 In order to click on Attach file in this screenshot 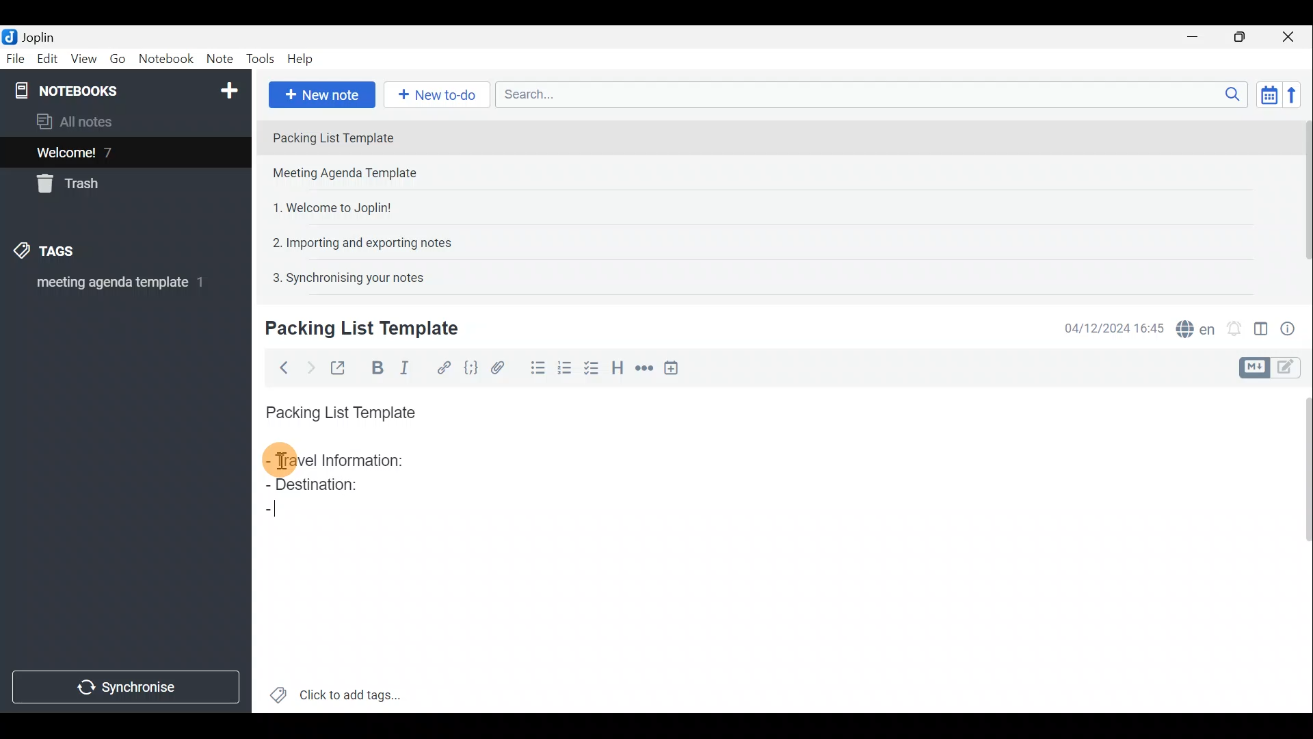, I will do `click(498, 367)`.